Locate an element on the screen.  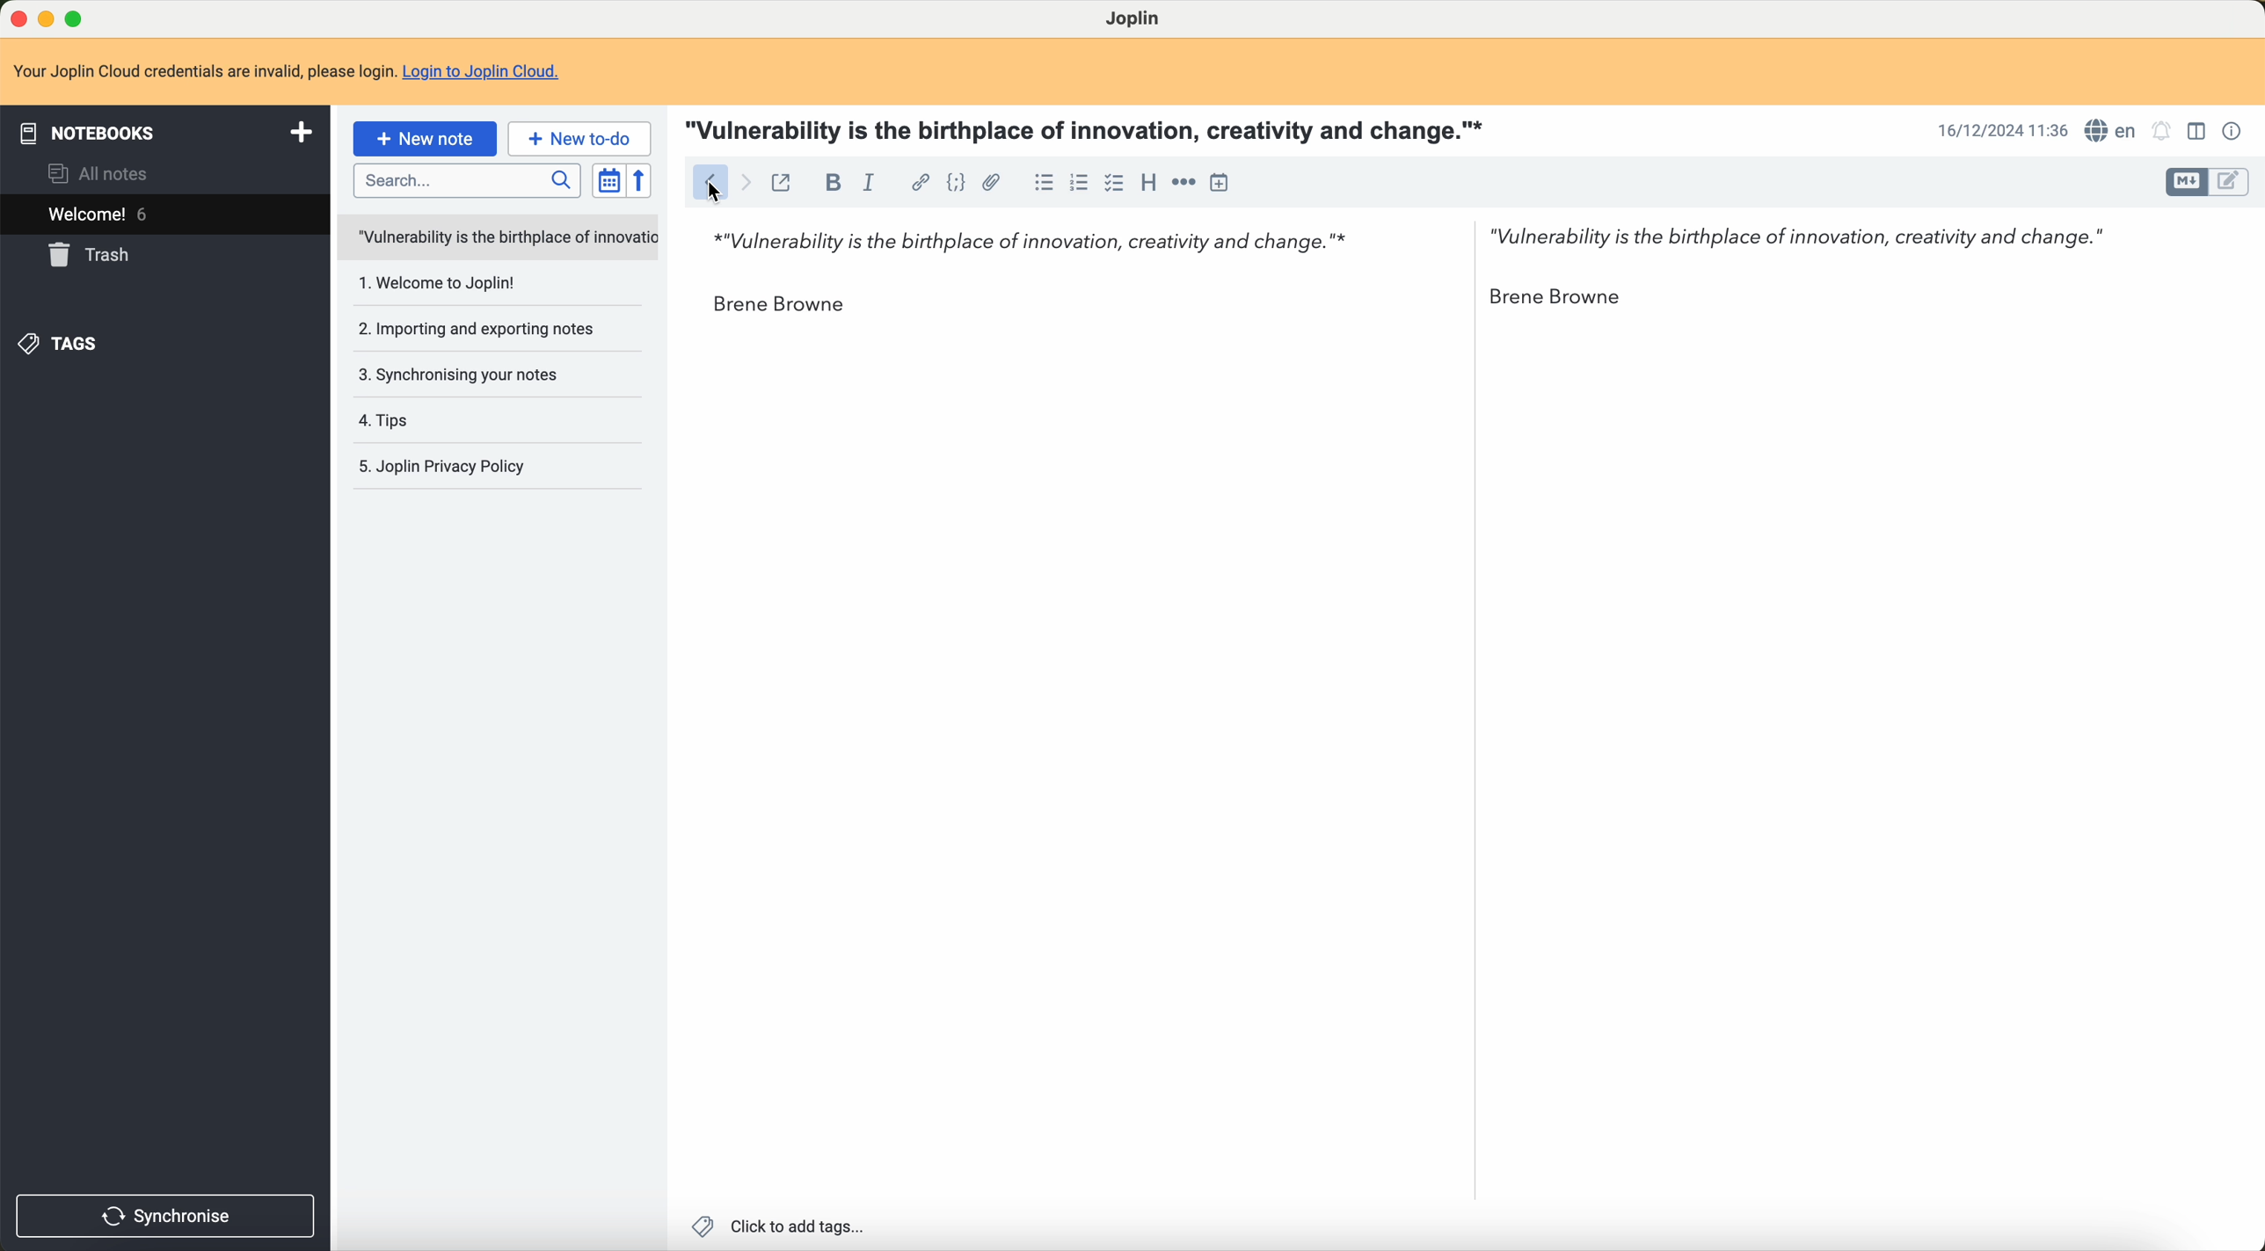
click on back is located at coordinates (708, 185).